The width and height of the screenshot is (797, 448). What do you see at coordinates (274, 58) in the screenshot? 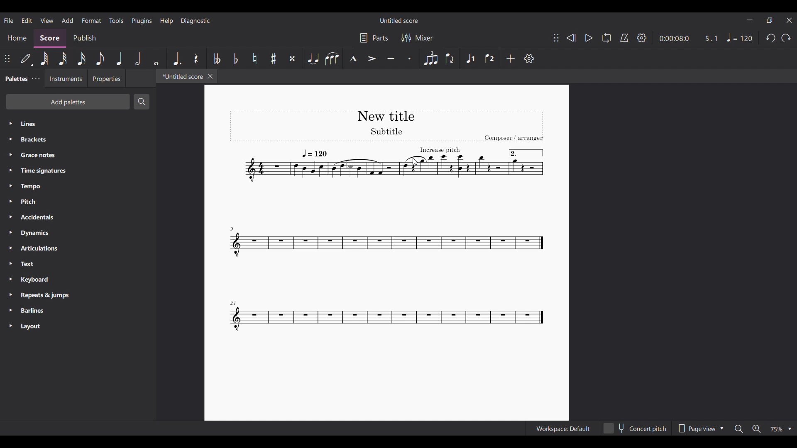
I see `Toggle sharp` at bounding box center [274, 58].